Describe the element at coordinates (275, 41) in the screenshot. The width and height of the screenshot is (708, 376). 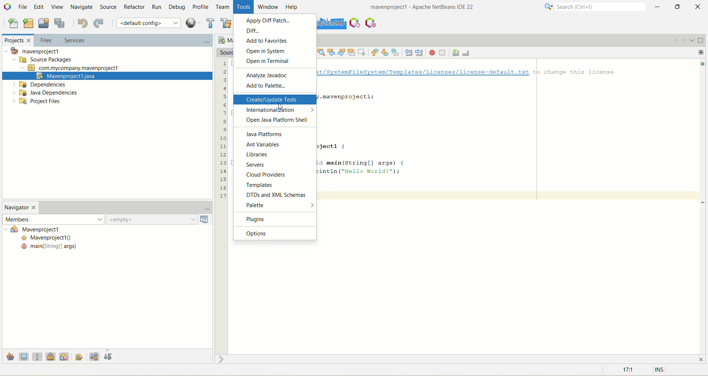
I see `add to favorites` at that location.